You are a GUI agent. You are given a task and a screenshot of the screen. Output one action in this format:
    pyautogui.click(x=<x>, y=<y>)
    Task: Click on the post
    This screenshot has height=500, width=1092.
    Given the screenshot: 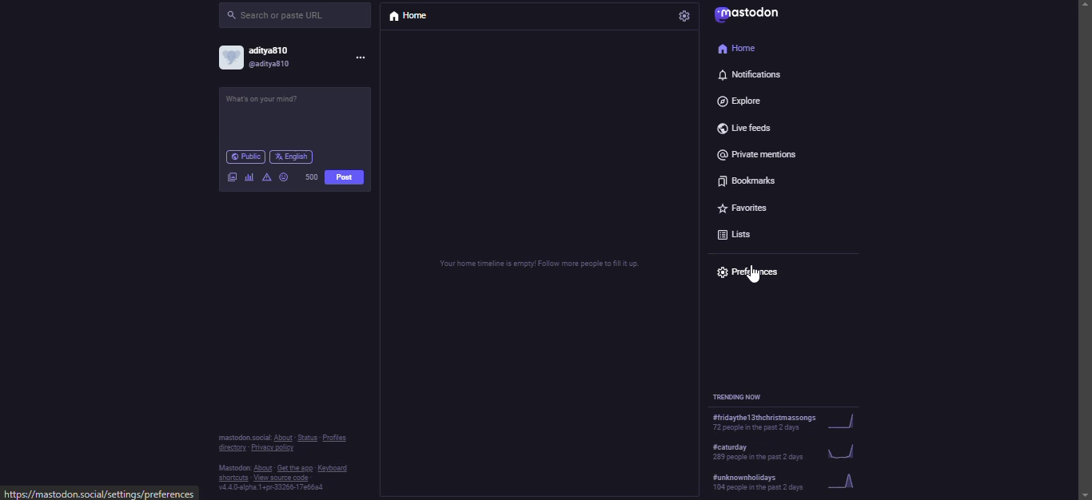 What is the action you would take?
    pyautogui.click(x=277, y=101)
    